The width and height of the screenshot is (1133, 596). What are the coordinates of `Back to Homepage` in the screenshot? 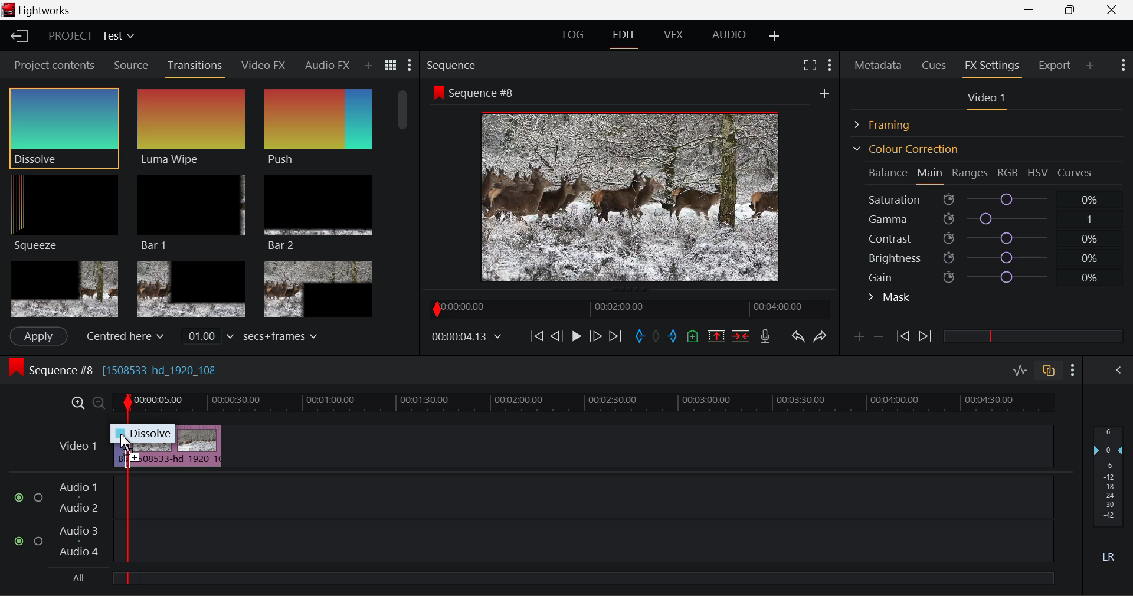 It's located at (15, 37).